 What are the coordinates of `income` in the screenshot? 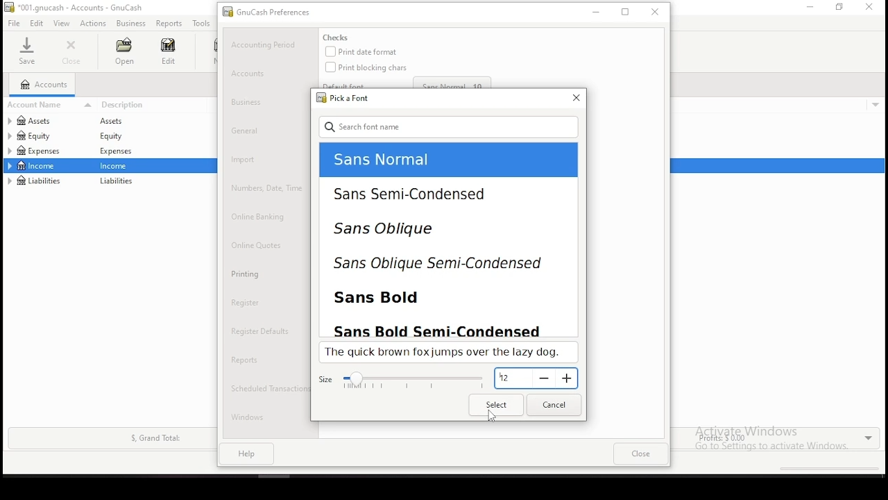 It's located at (37, 165).